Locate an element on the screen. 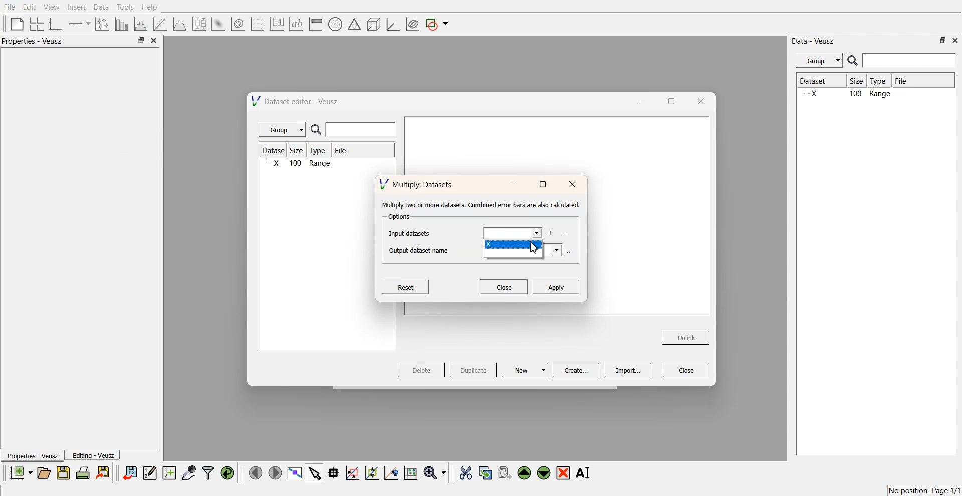  close is located at coordinates (573, 185).